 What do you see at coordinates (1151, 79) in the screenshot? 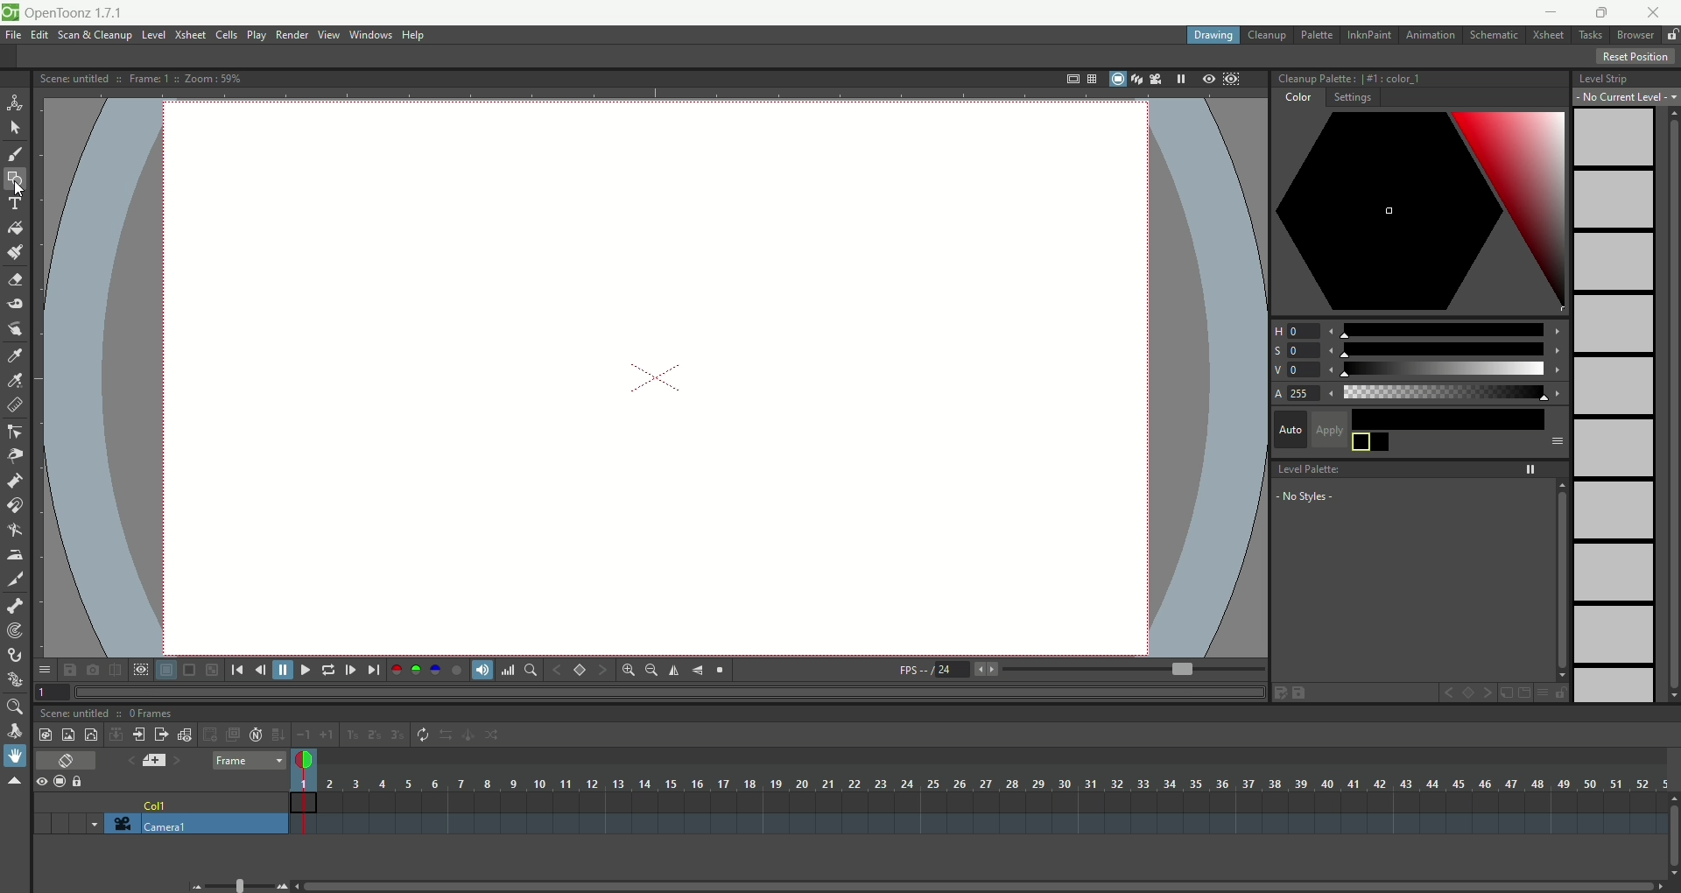
I see `camera view` at bounding box center [1151, 79].